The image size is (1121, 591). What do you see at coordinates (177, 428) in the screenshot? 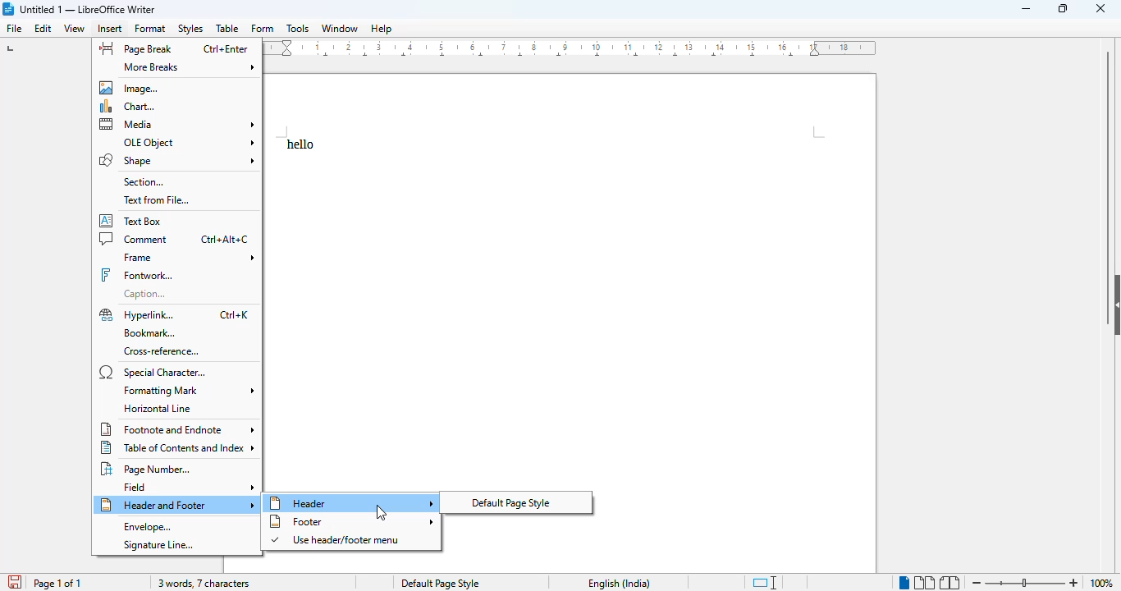
I see `footnote and endnote` at bounding box center [177, 428].